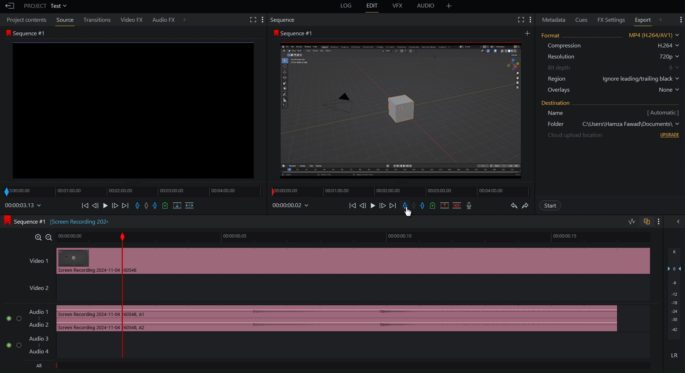 The height and width of the screenshot is (373, 685). I want to click on Settings, so click(680, 19).